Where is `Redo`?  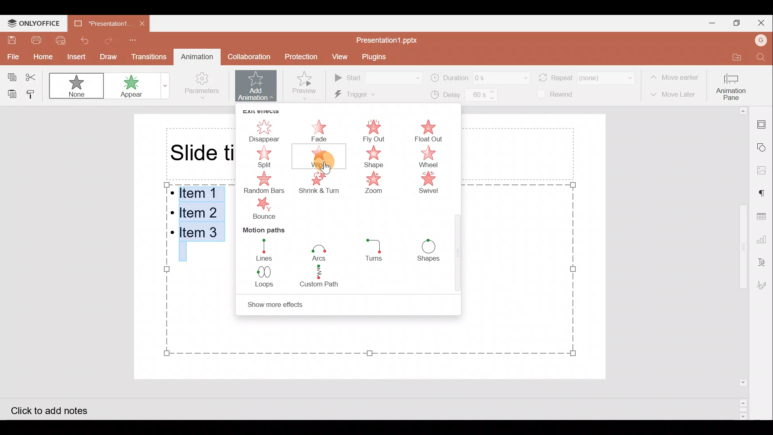
Redo is located at coordinates (108, 40).